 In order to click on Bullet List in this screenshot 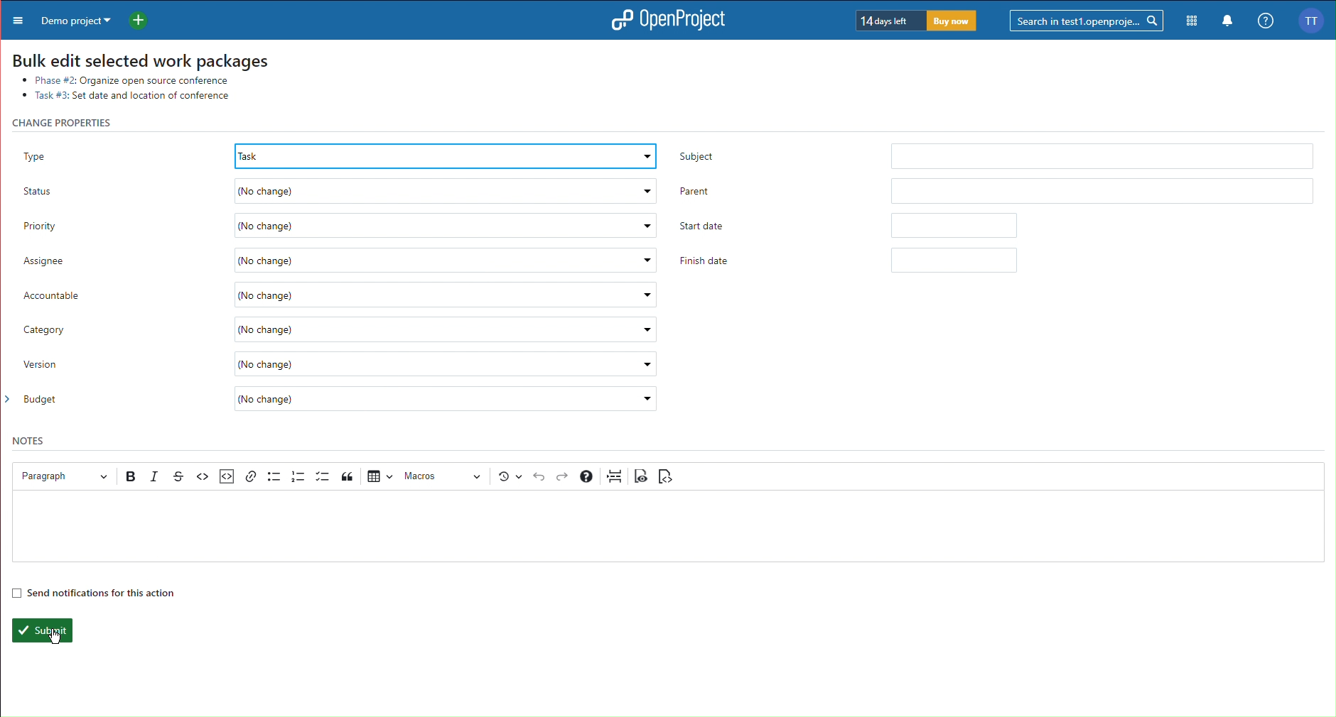, I will do `click(274, 476)`.